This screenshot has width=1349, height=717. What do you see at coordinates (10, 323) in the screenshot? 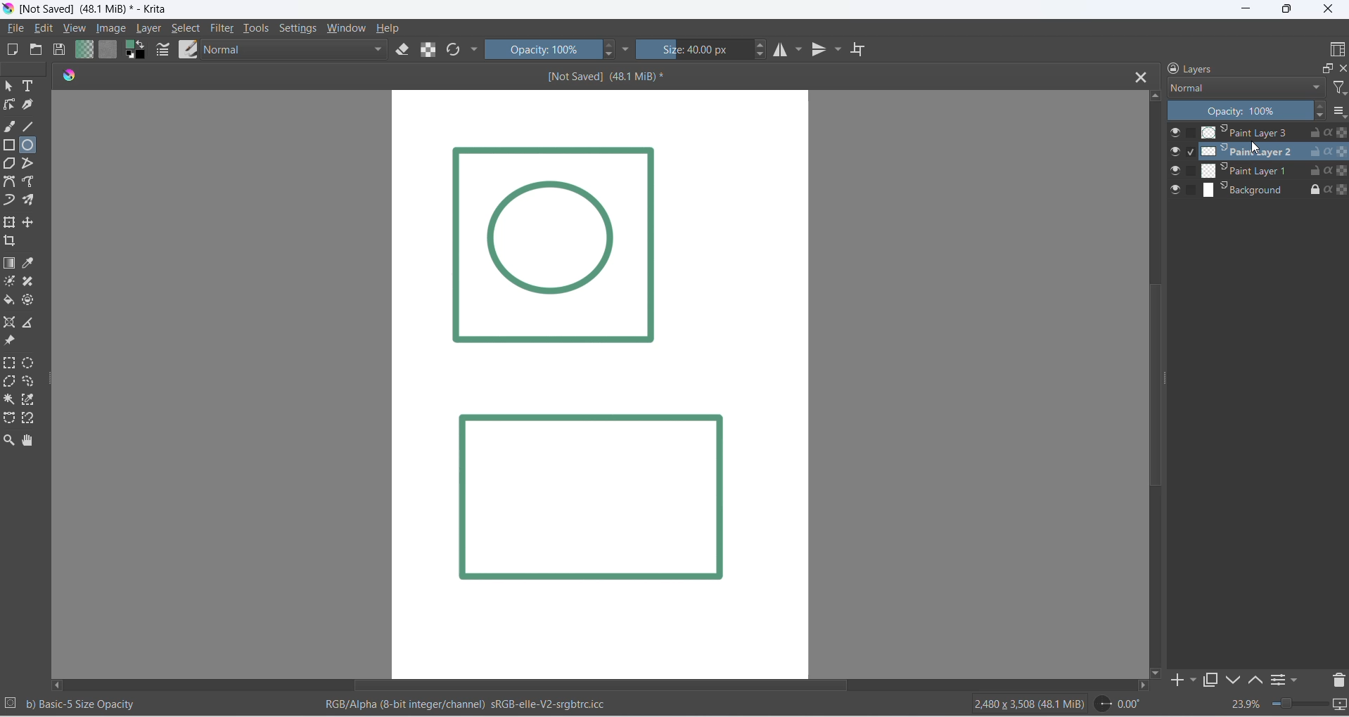
I see `assistant tool` at bounding box center [10, 323].